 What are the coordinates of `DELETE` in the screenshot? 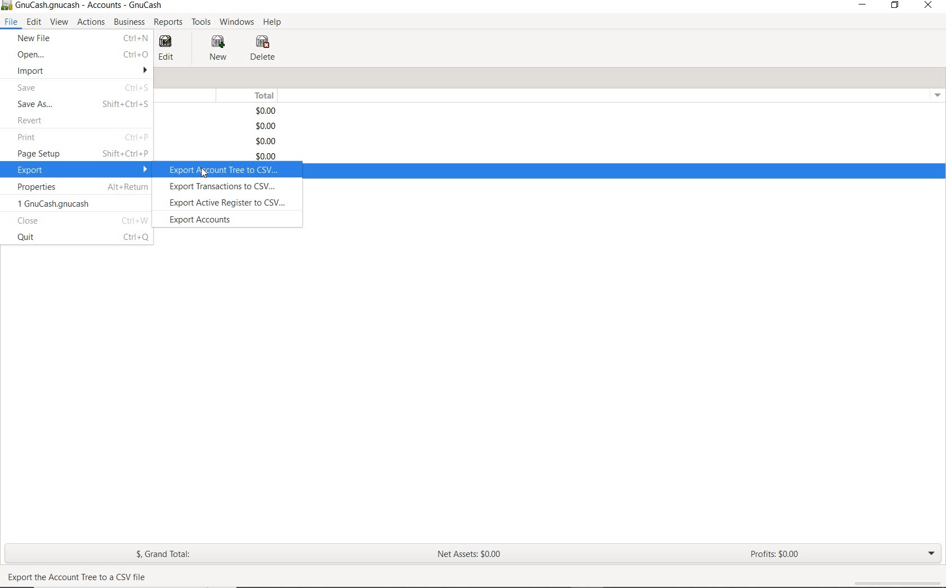 It's located at (262, 50).